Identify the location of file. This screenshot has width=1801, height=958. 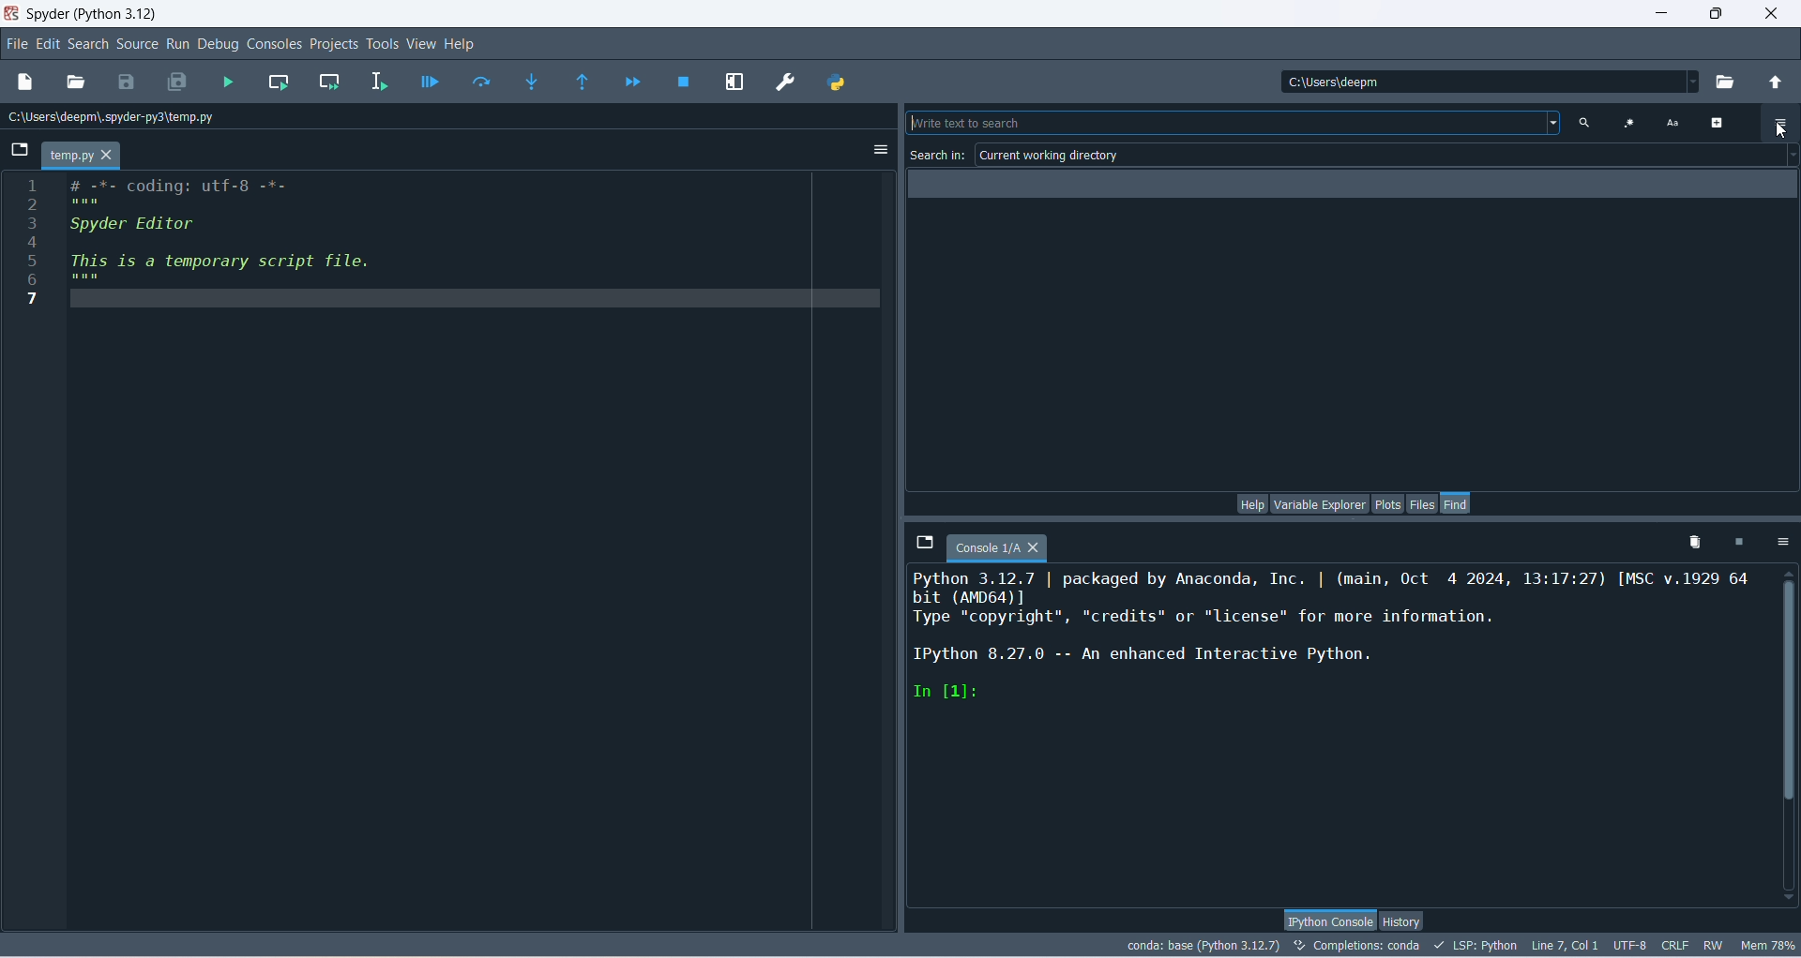
(16, 43).